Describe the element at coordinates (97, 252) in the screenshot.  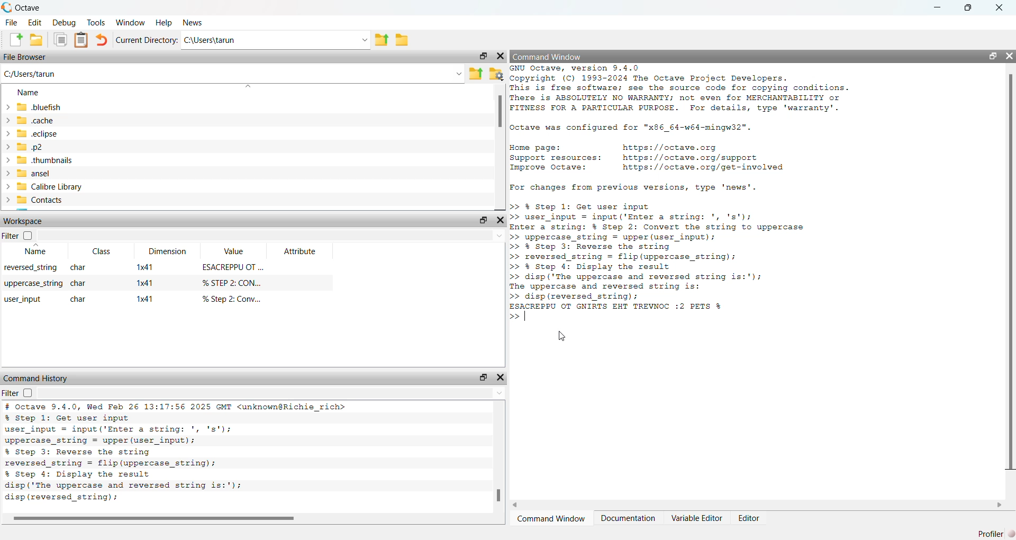
I see `class` at that location.